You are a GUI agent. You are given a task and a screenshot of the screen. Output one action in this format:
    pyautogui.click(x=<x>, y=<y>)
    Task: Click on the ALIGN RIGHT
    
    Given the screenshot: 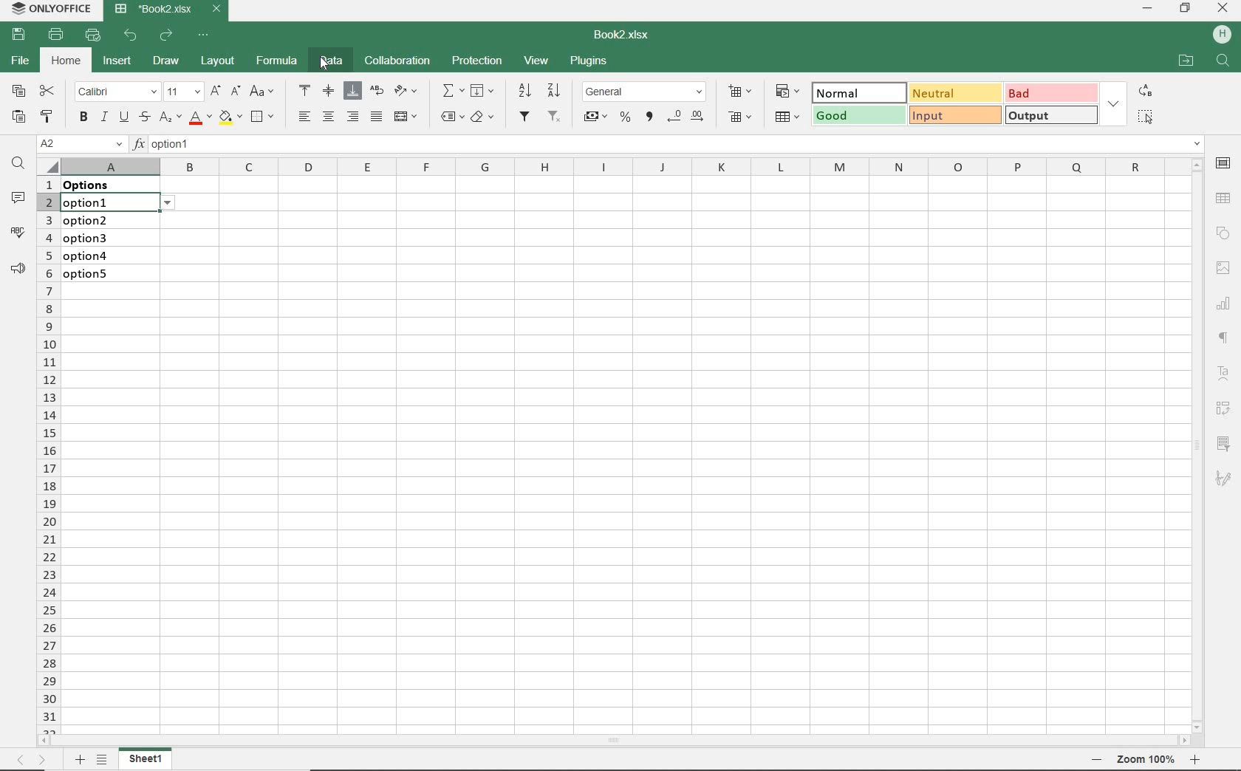 What is the action you would take?
    pyautogui.click(x=353, y=117)
    